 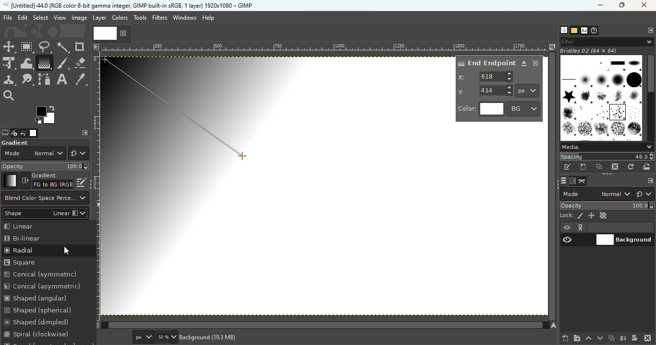 I want to click on Configure this tab, so click(x=85, y=133).